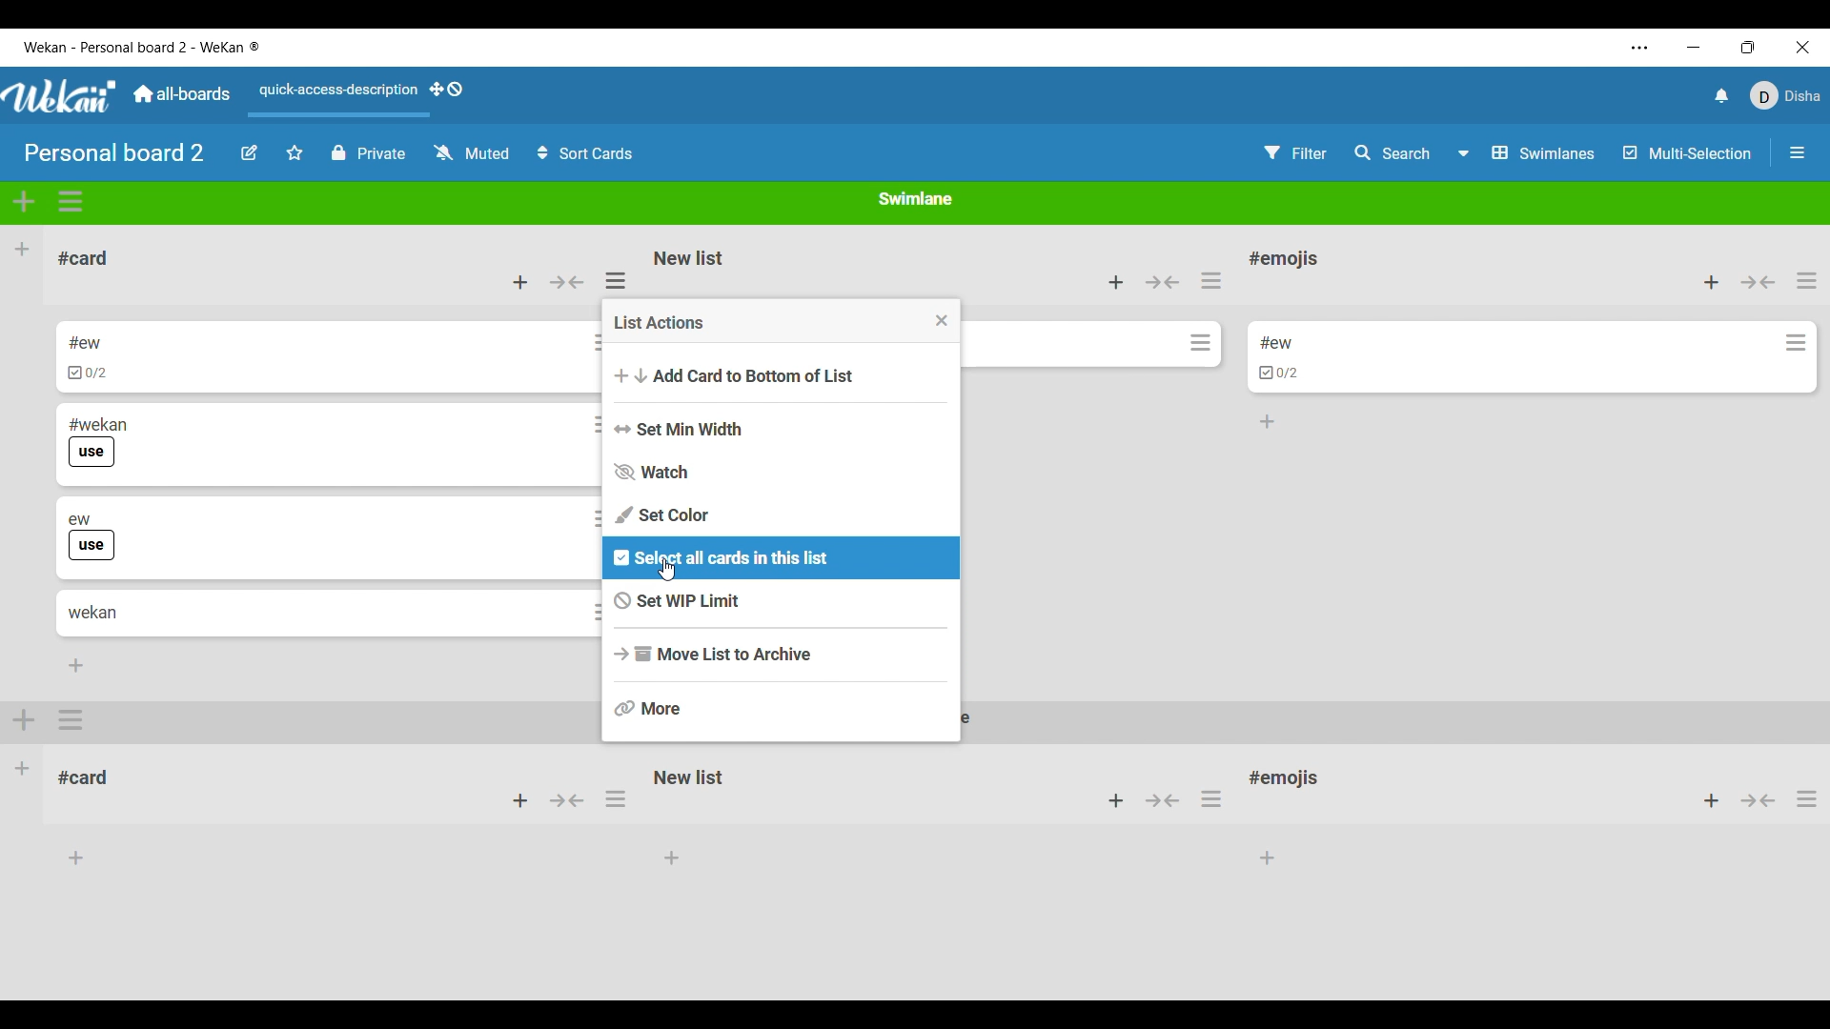  I want to click on Minimize, so click(1694, 47).